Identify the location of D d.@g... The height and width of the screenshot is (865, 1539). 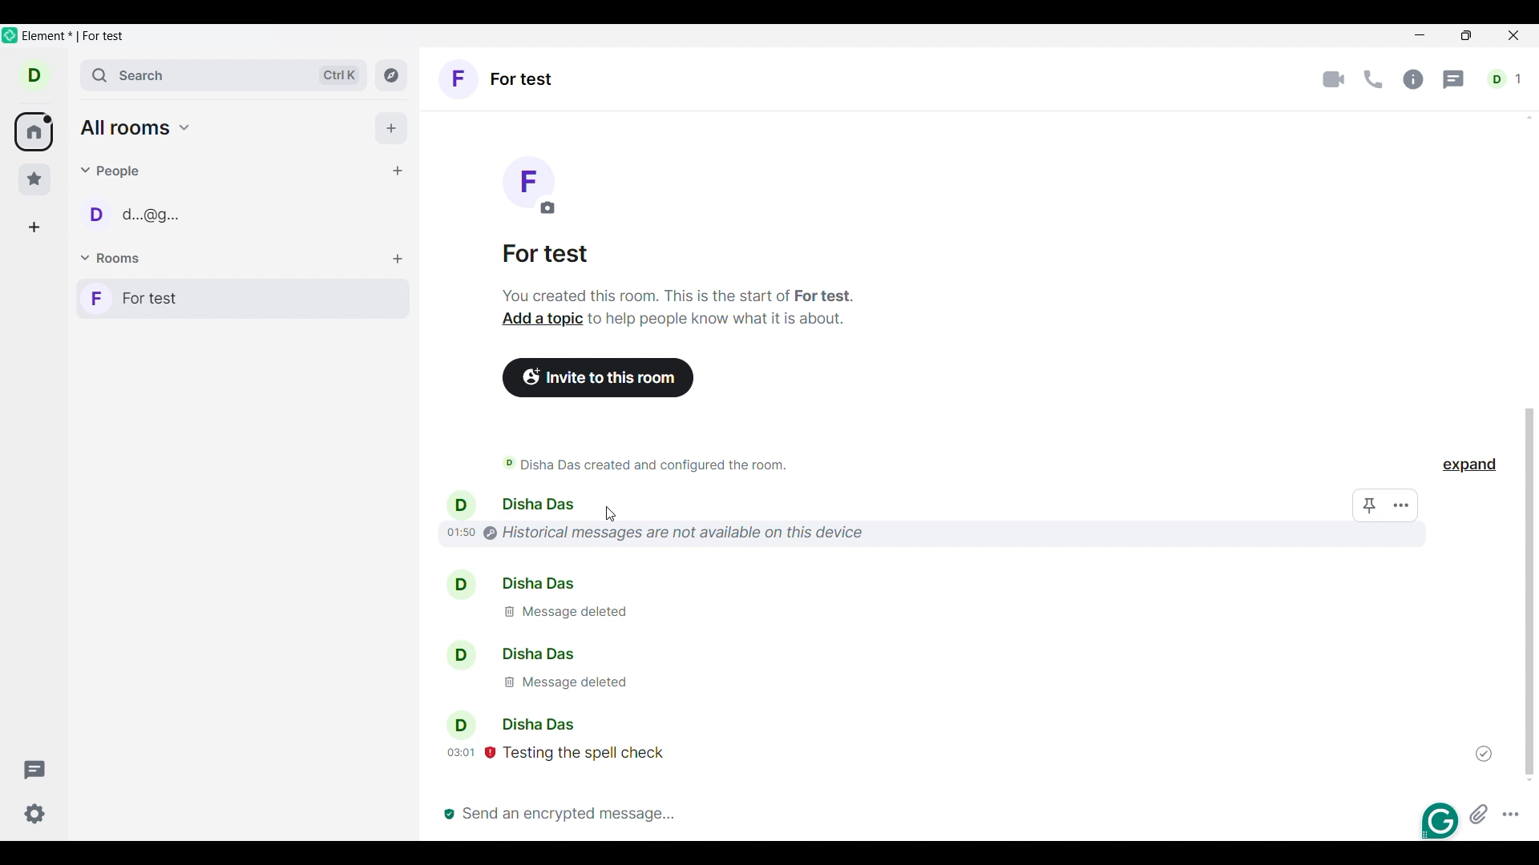
(142, 221).